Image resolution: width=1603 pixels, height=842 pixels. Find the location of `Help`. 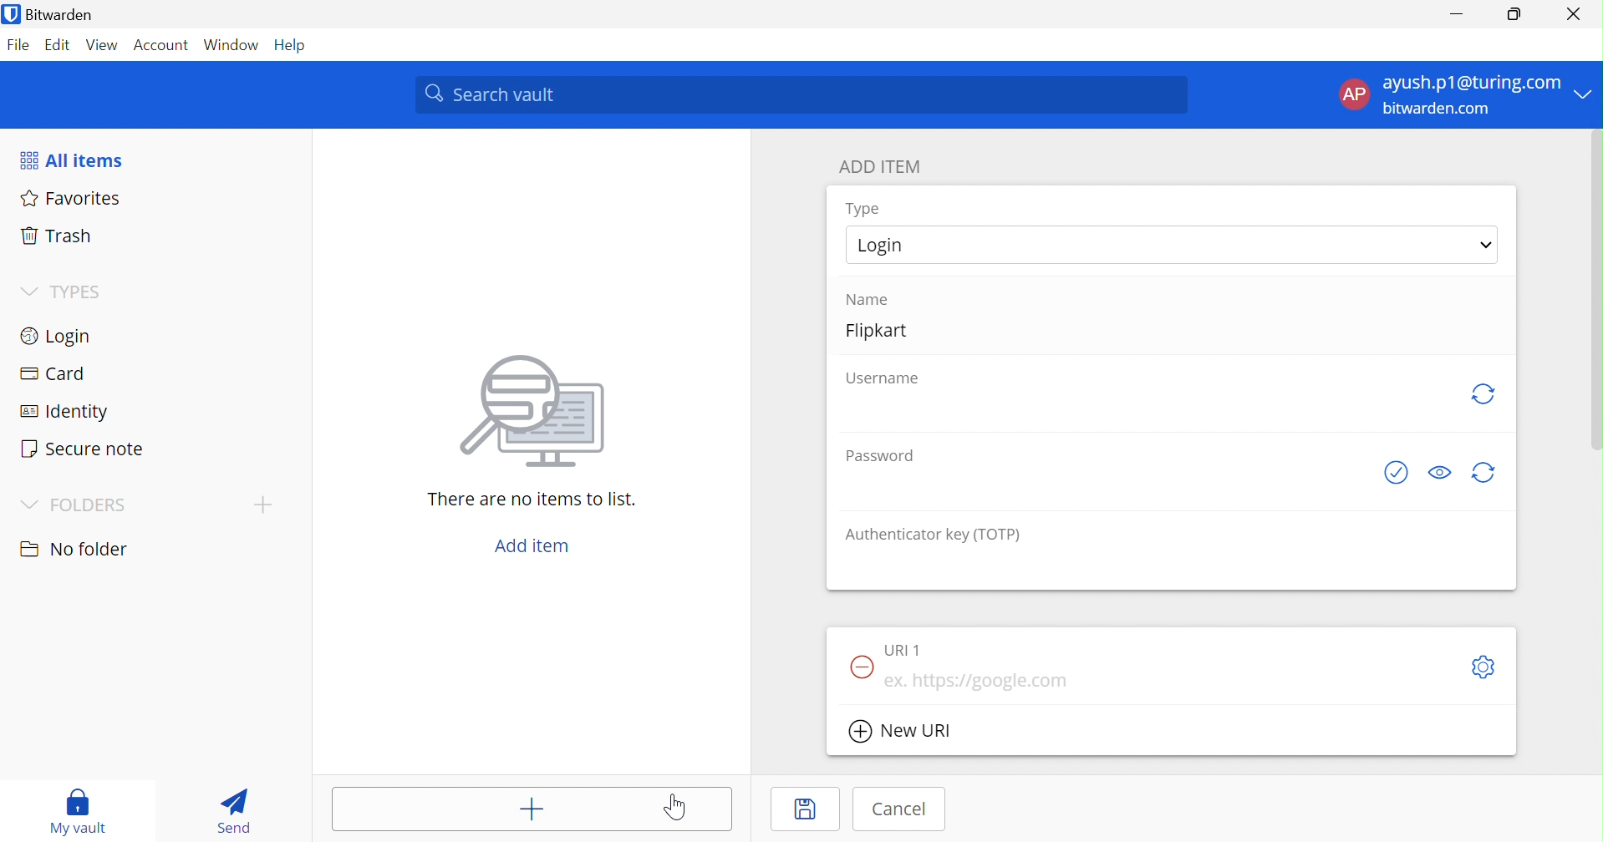

Help is located at coordinates (295, 45).